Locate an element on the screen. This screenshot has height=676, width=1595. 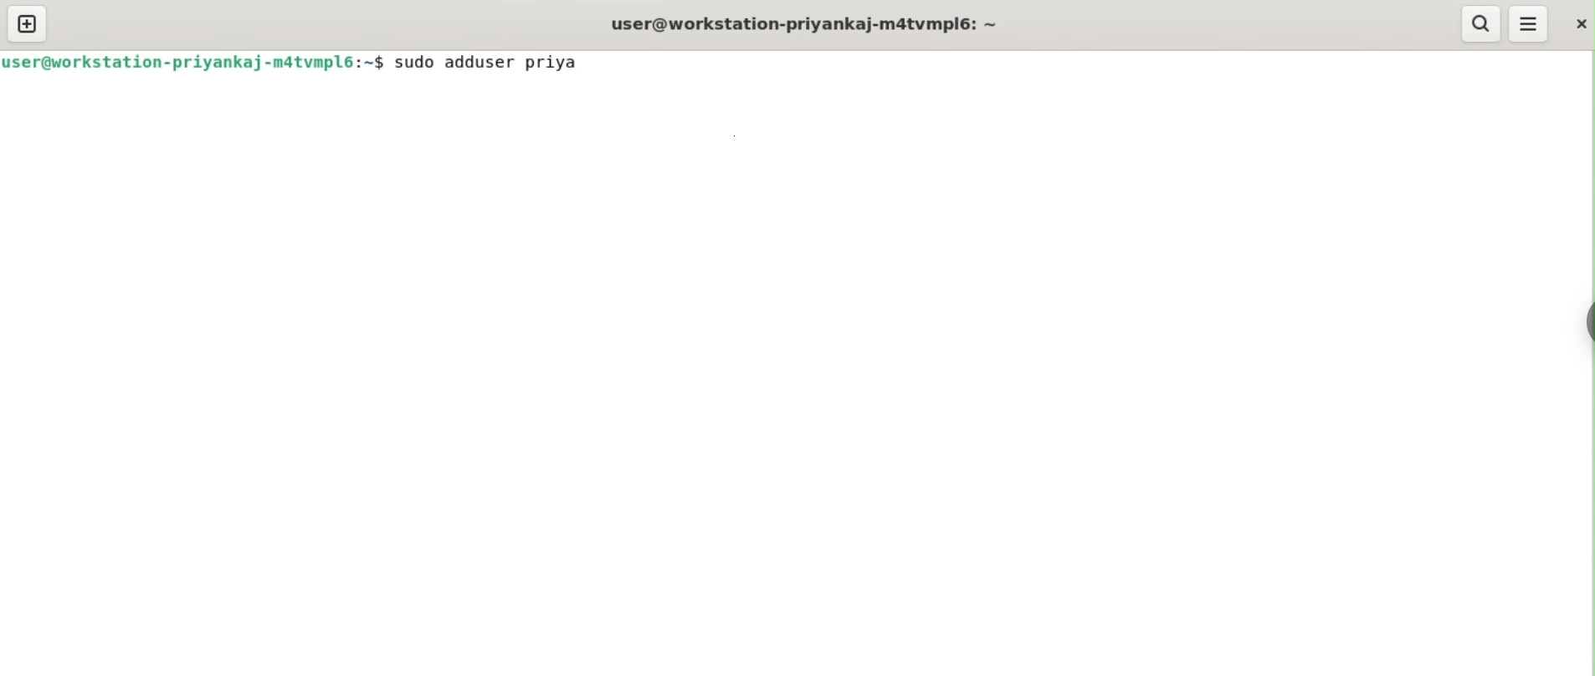
user@workstation-priyankaj-m4tvmpl6:~ is located at coordinates (801, 23).